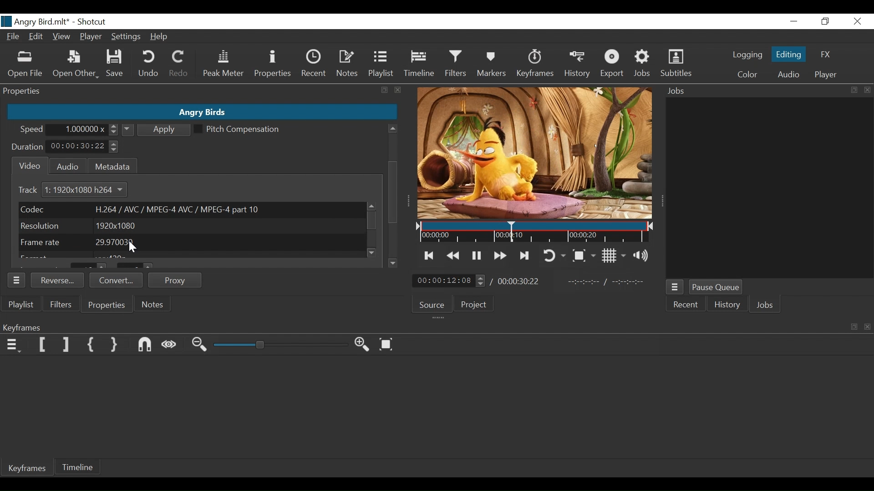 Image resolution: width=874 pixels, height=491 pixels. What do you see at coordinates (24, 65) in the screenshot?
I see `Open File` at bounding box center [24, 65].